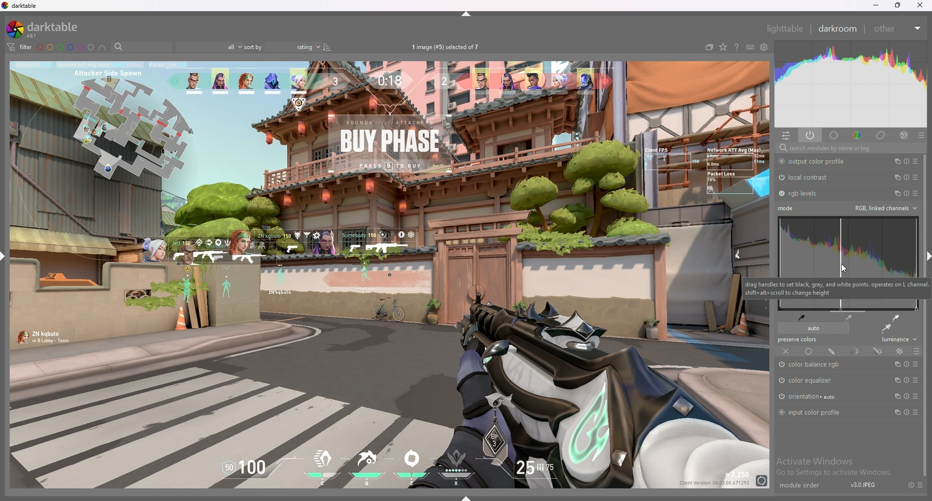 This screenshot has width=932, height=501. What do you see at coordinates (799, 486) in the screenshot?
I see `module order` at bounding box center [799, 486].